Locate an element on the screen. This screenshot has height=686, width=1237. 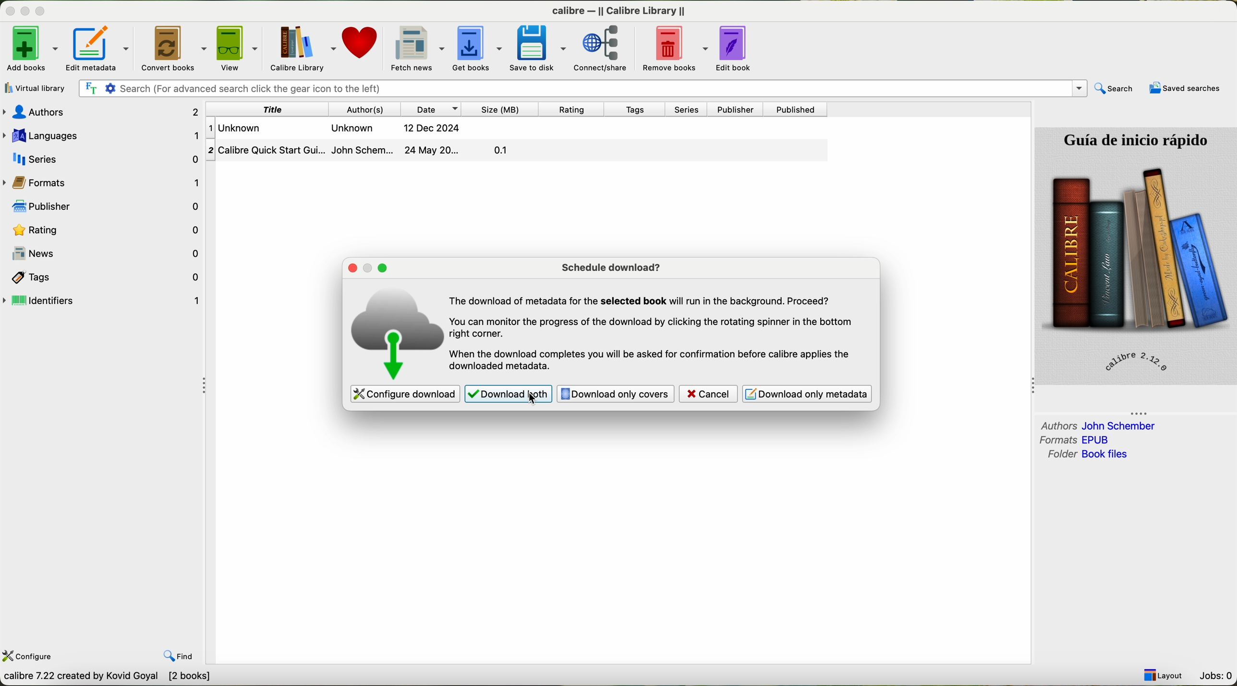
donate is located at coordinates (361, 42).